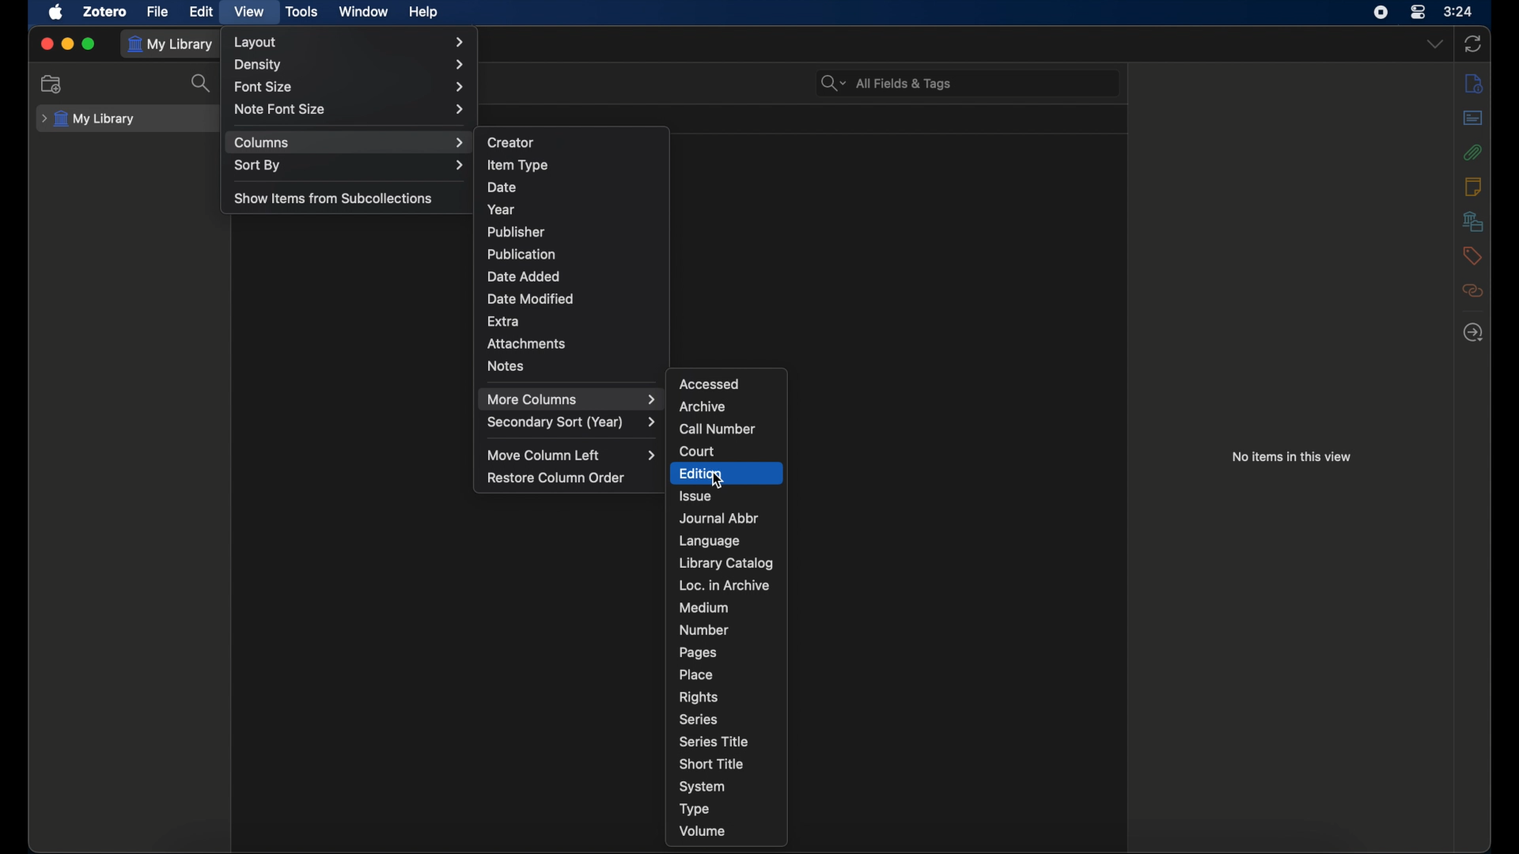 The width and height of the screenshot is (1519, 854). What do you see at coordinates (507, 365) in the screenshot?
I see `notes` at bounding box center [507, 365].